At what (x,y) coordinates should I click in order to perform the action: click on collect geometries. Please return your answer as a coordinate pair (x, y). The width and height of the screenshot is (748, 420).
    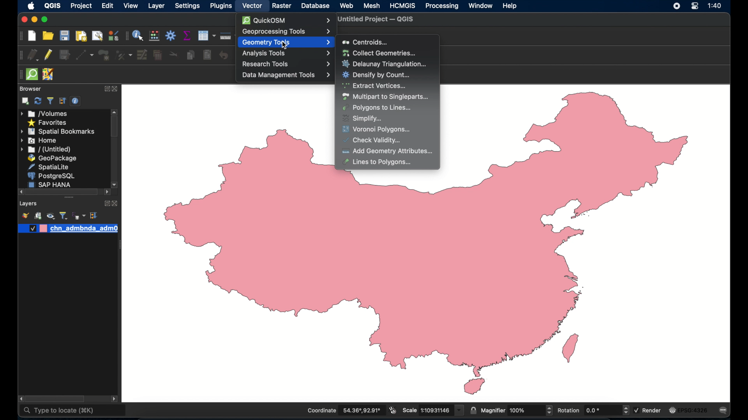
    Looking at the image, I should click on (379, 52).